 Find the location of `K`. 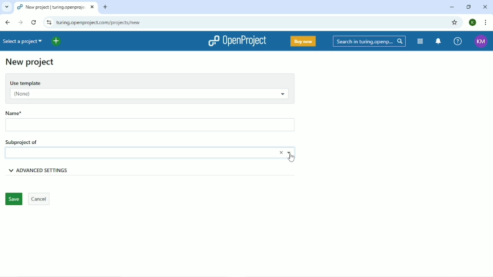

K is located at coordinates (473, 23).